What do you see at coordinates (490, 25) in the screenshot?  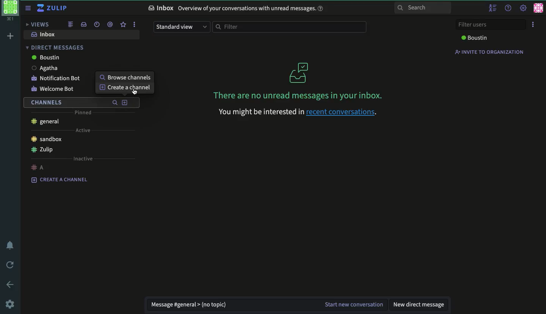 I see `filter users` at bounding box center [490, 25].